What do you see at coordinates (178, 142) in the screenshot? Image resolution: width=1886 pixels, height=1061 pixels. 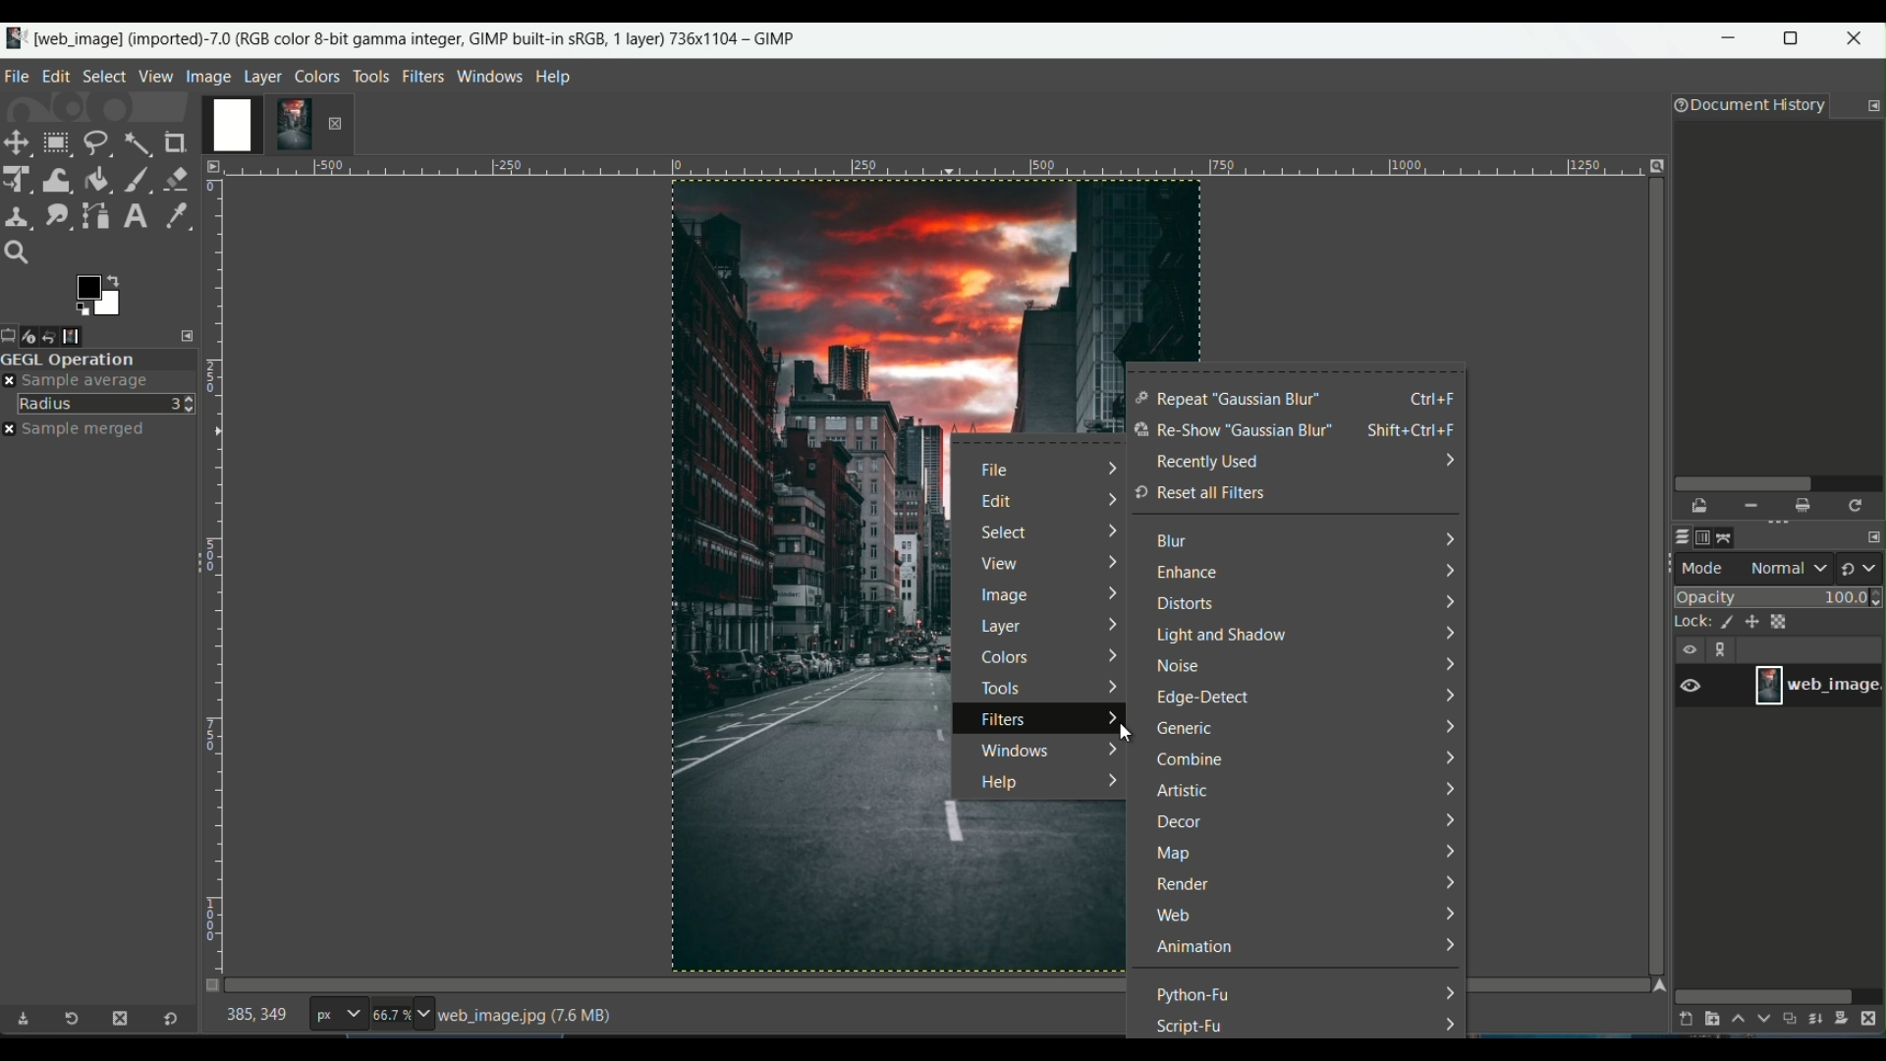 I see `crop tool` at bounding box center [178, 142].